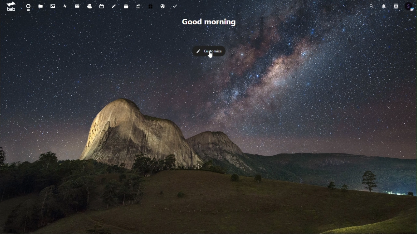 Image resolution: width=417 pixels, height=234 pixels. Describe the element at coordinates (28, 7) in the screenshot. I see `dashboard` at that location.